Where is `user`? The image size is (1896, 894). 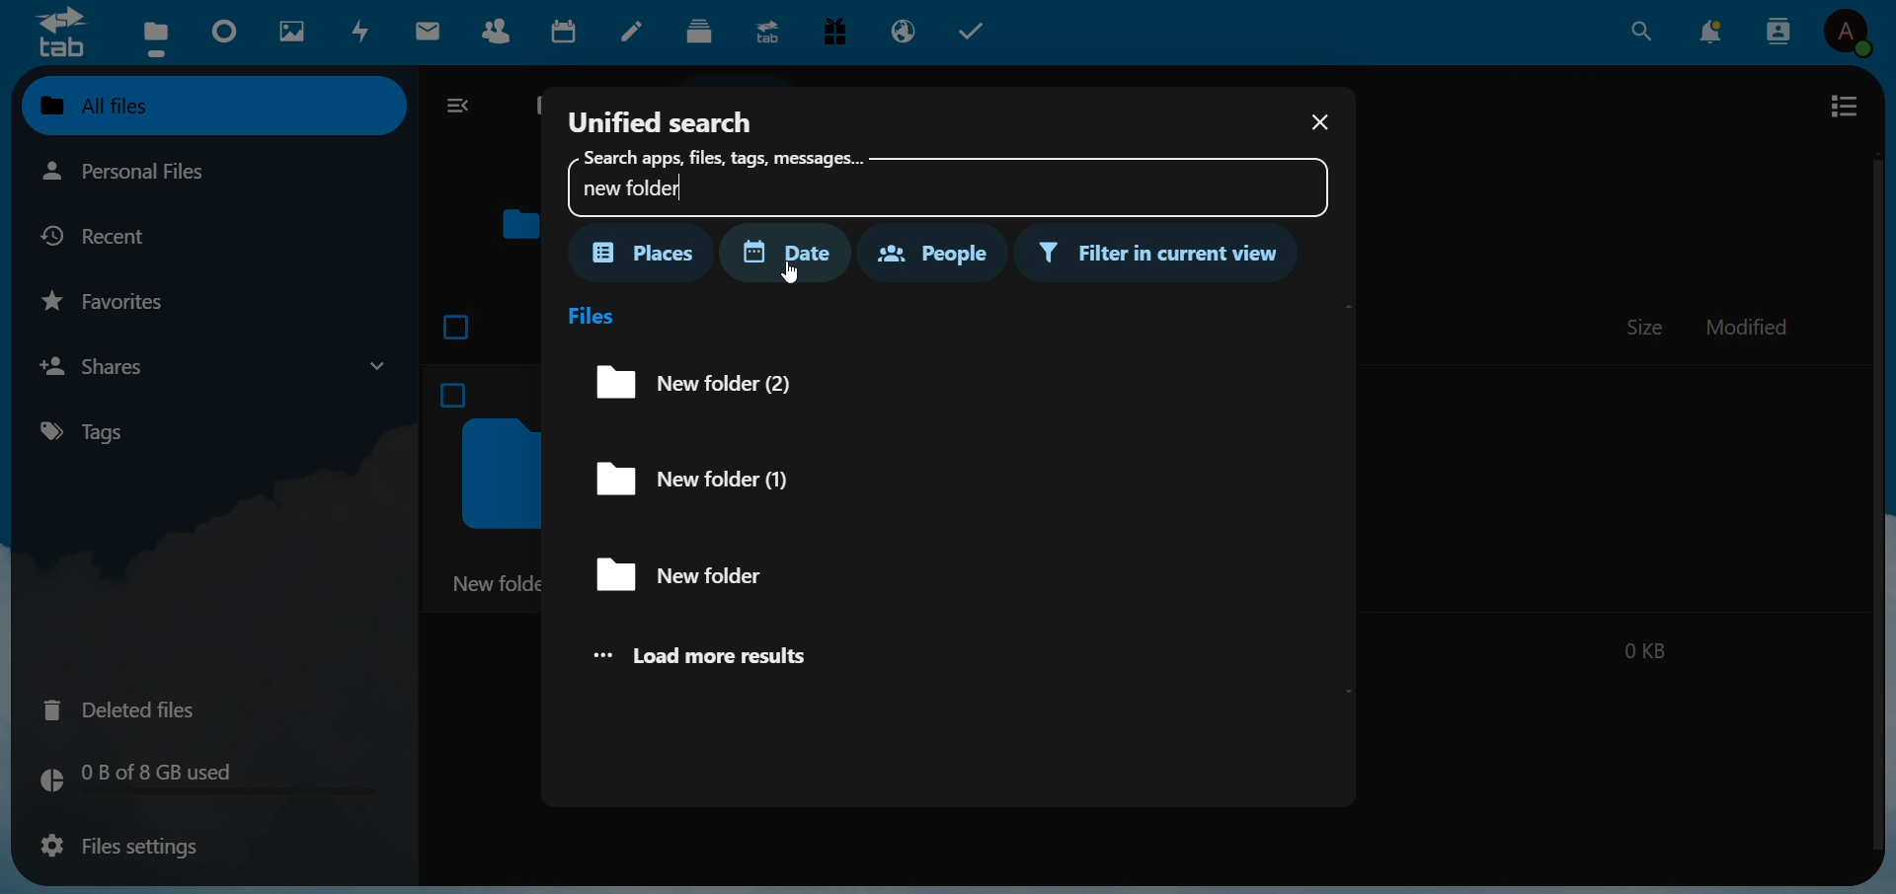 user is located at coordinates (1854, 35).